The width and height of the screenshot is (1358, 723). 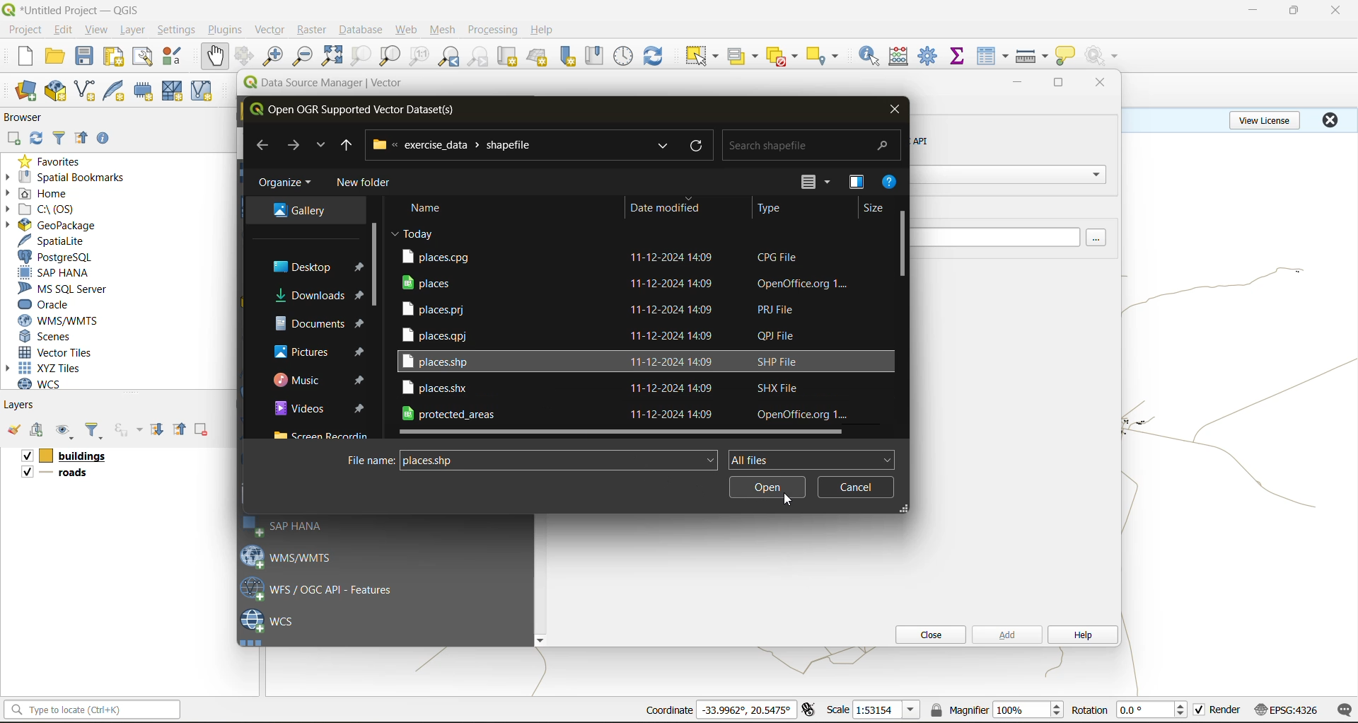 What do you see at coordinates (29, 120) in the screenshot?
I see `browser` at bounding box center [29, 120].